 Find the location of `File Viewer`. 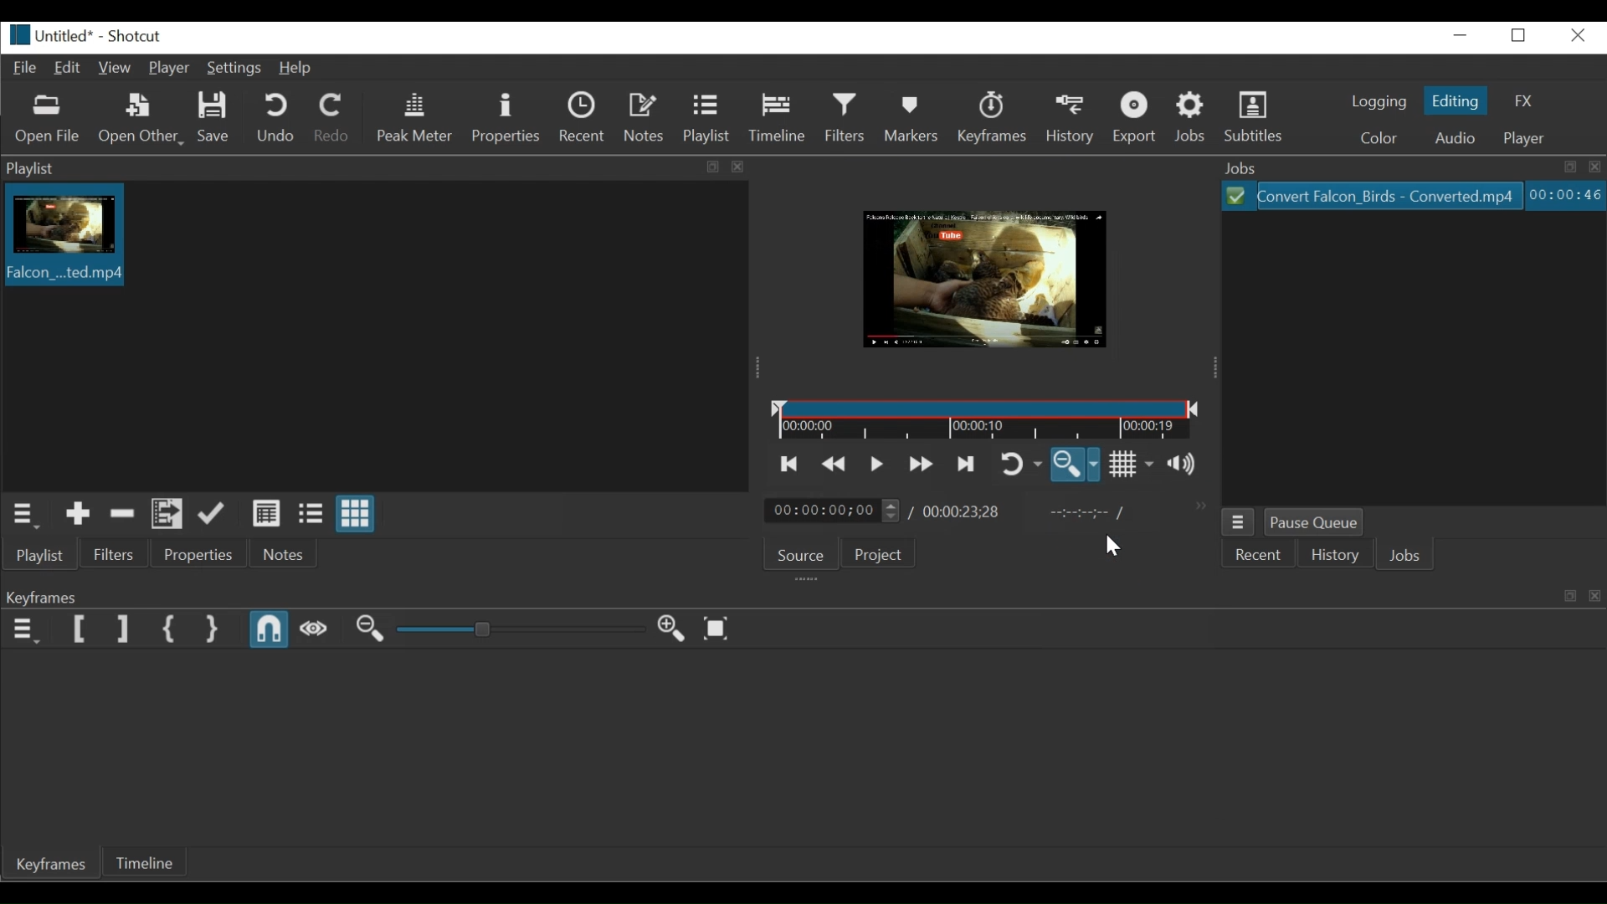

File Viewer is located at coordinates (1410, 357).